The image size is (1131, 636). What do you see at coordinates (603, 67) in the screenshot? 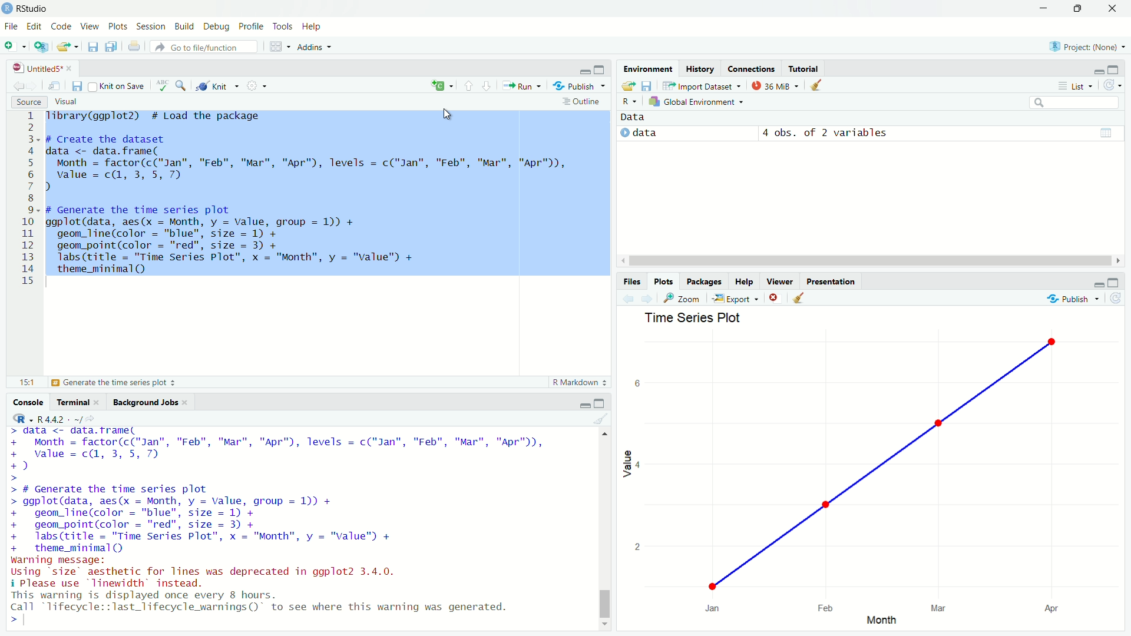
I see `maximize` at bounding box center [603, 67].